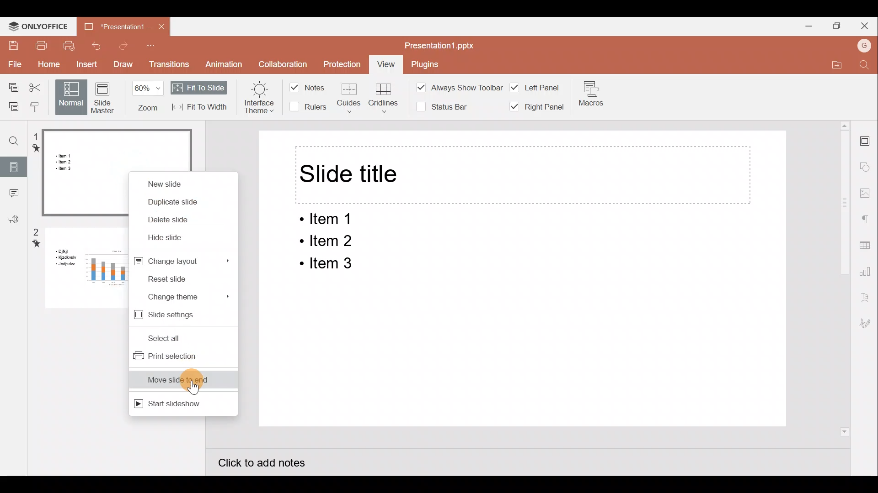 The height and width of the screenshot is (493, 878). What do you see at coordinates (540, 110) in the screenshot?
I see `Right panel` at bounding box center [540, 110].